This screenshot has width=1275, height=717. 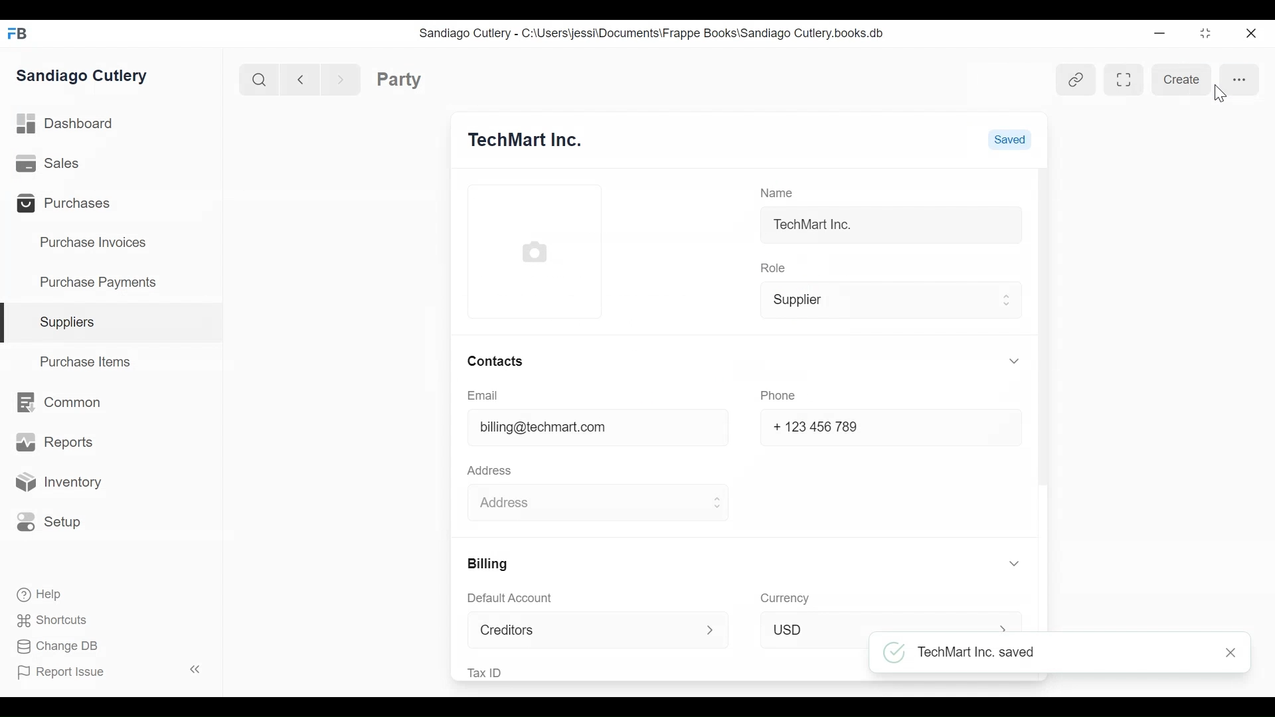 I want to click on Shortcuts., so click(x=53, y=621).